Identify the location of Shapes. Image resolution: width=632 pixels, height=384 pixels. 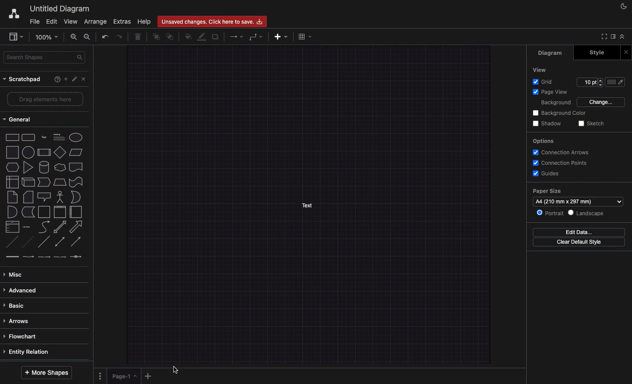
(44, 196).